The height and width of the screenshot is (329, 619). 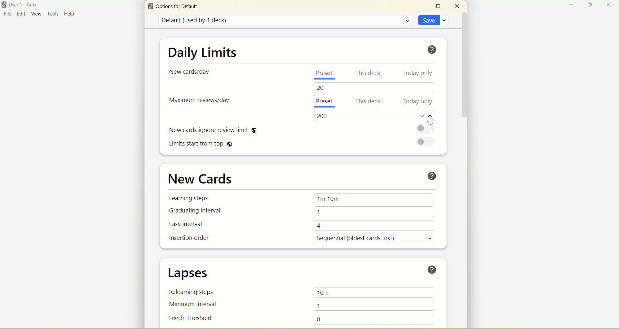 I want to click on file, so click(x=8, y=14).